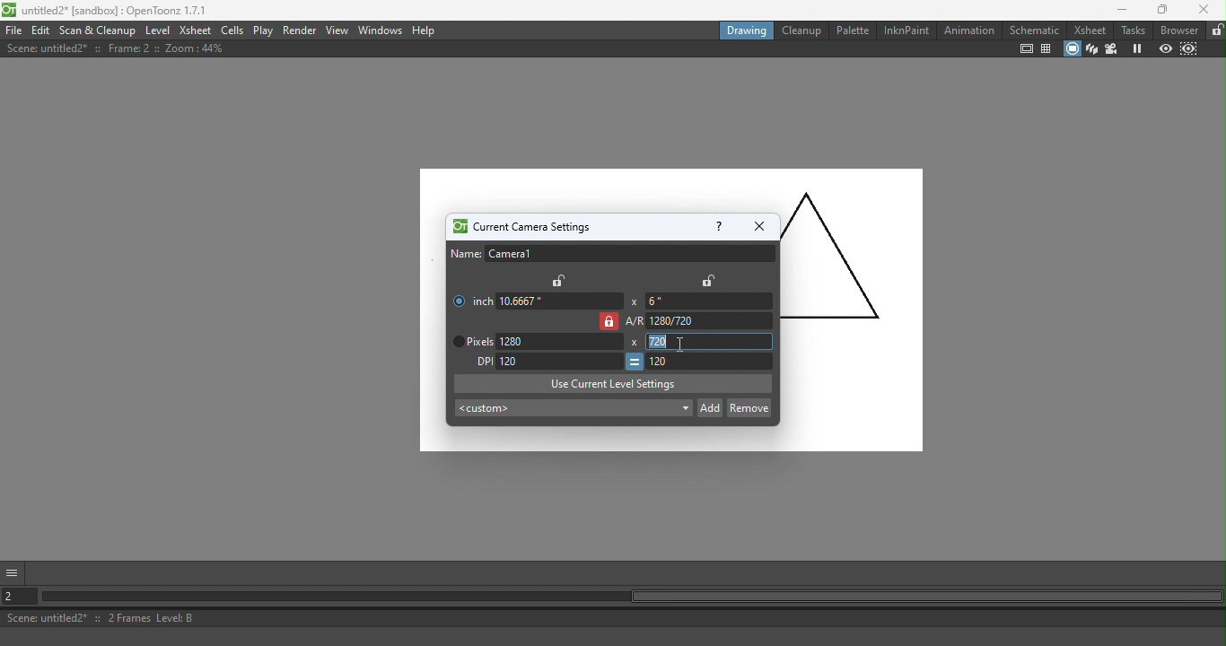  Describe the element at coordinates (98, 30) in the screenshot. I see `Scan & Cleanup` at that location.